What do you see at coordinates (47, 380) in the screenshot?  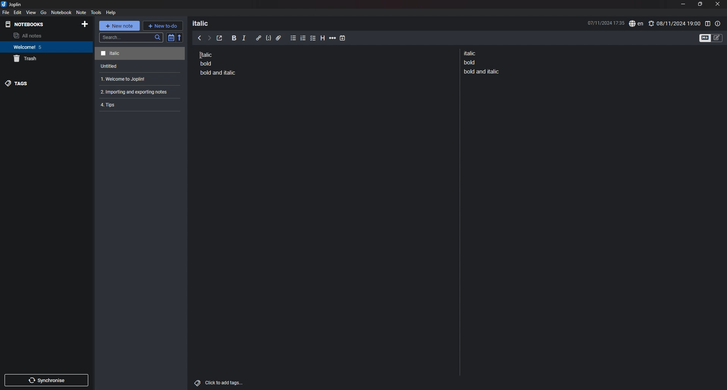 I see `sync` at bounding box center [47, 380].